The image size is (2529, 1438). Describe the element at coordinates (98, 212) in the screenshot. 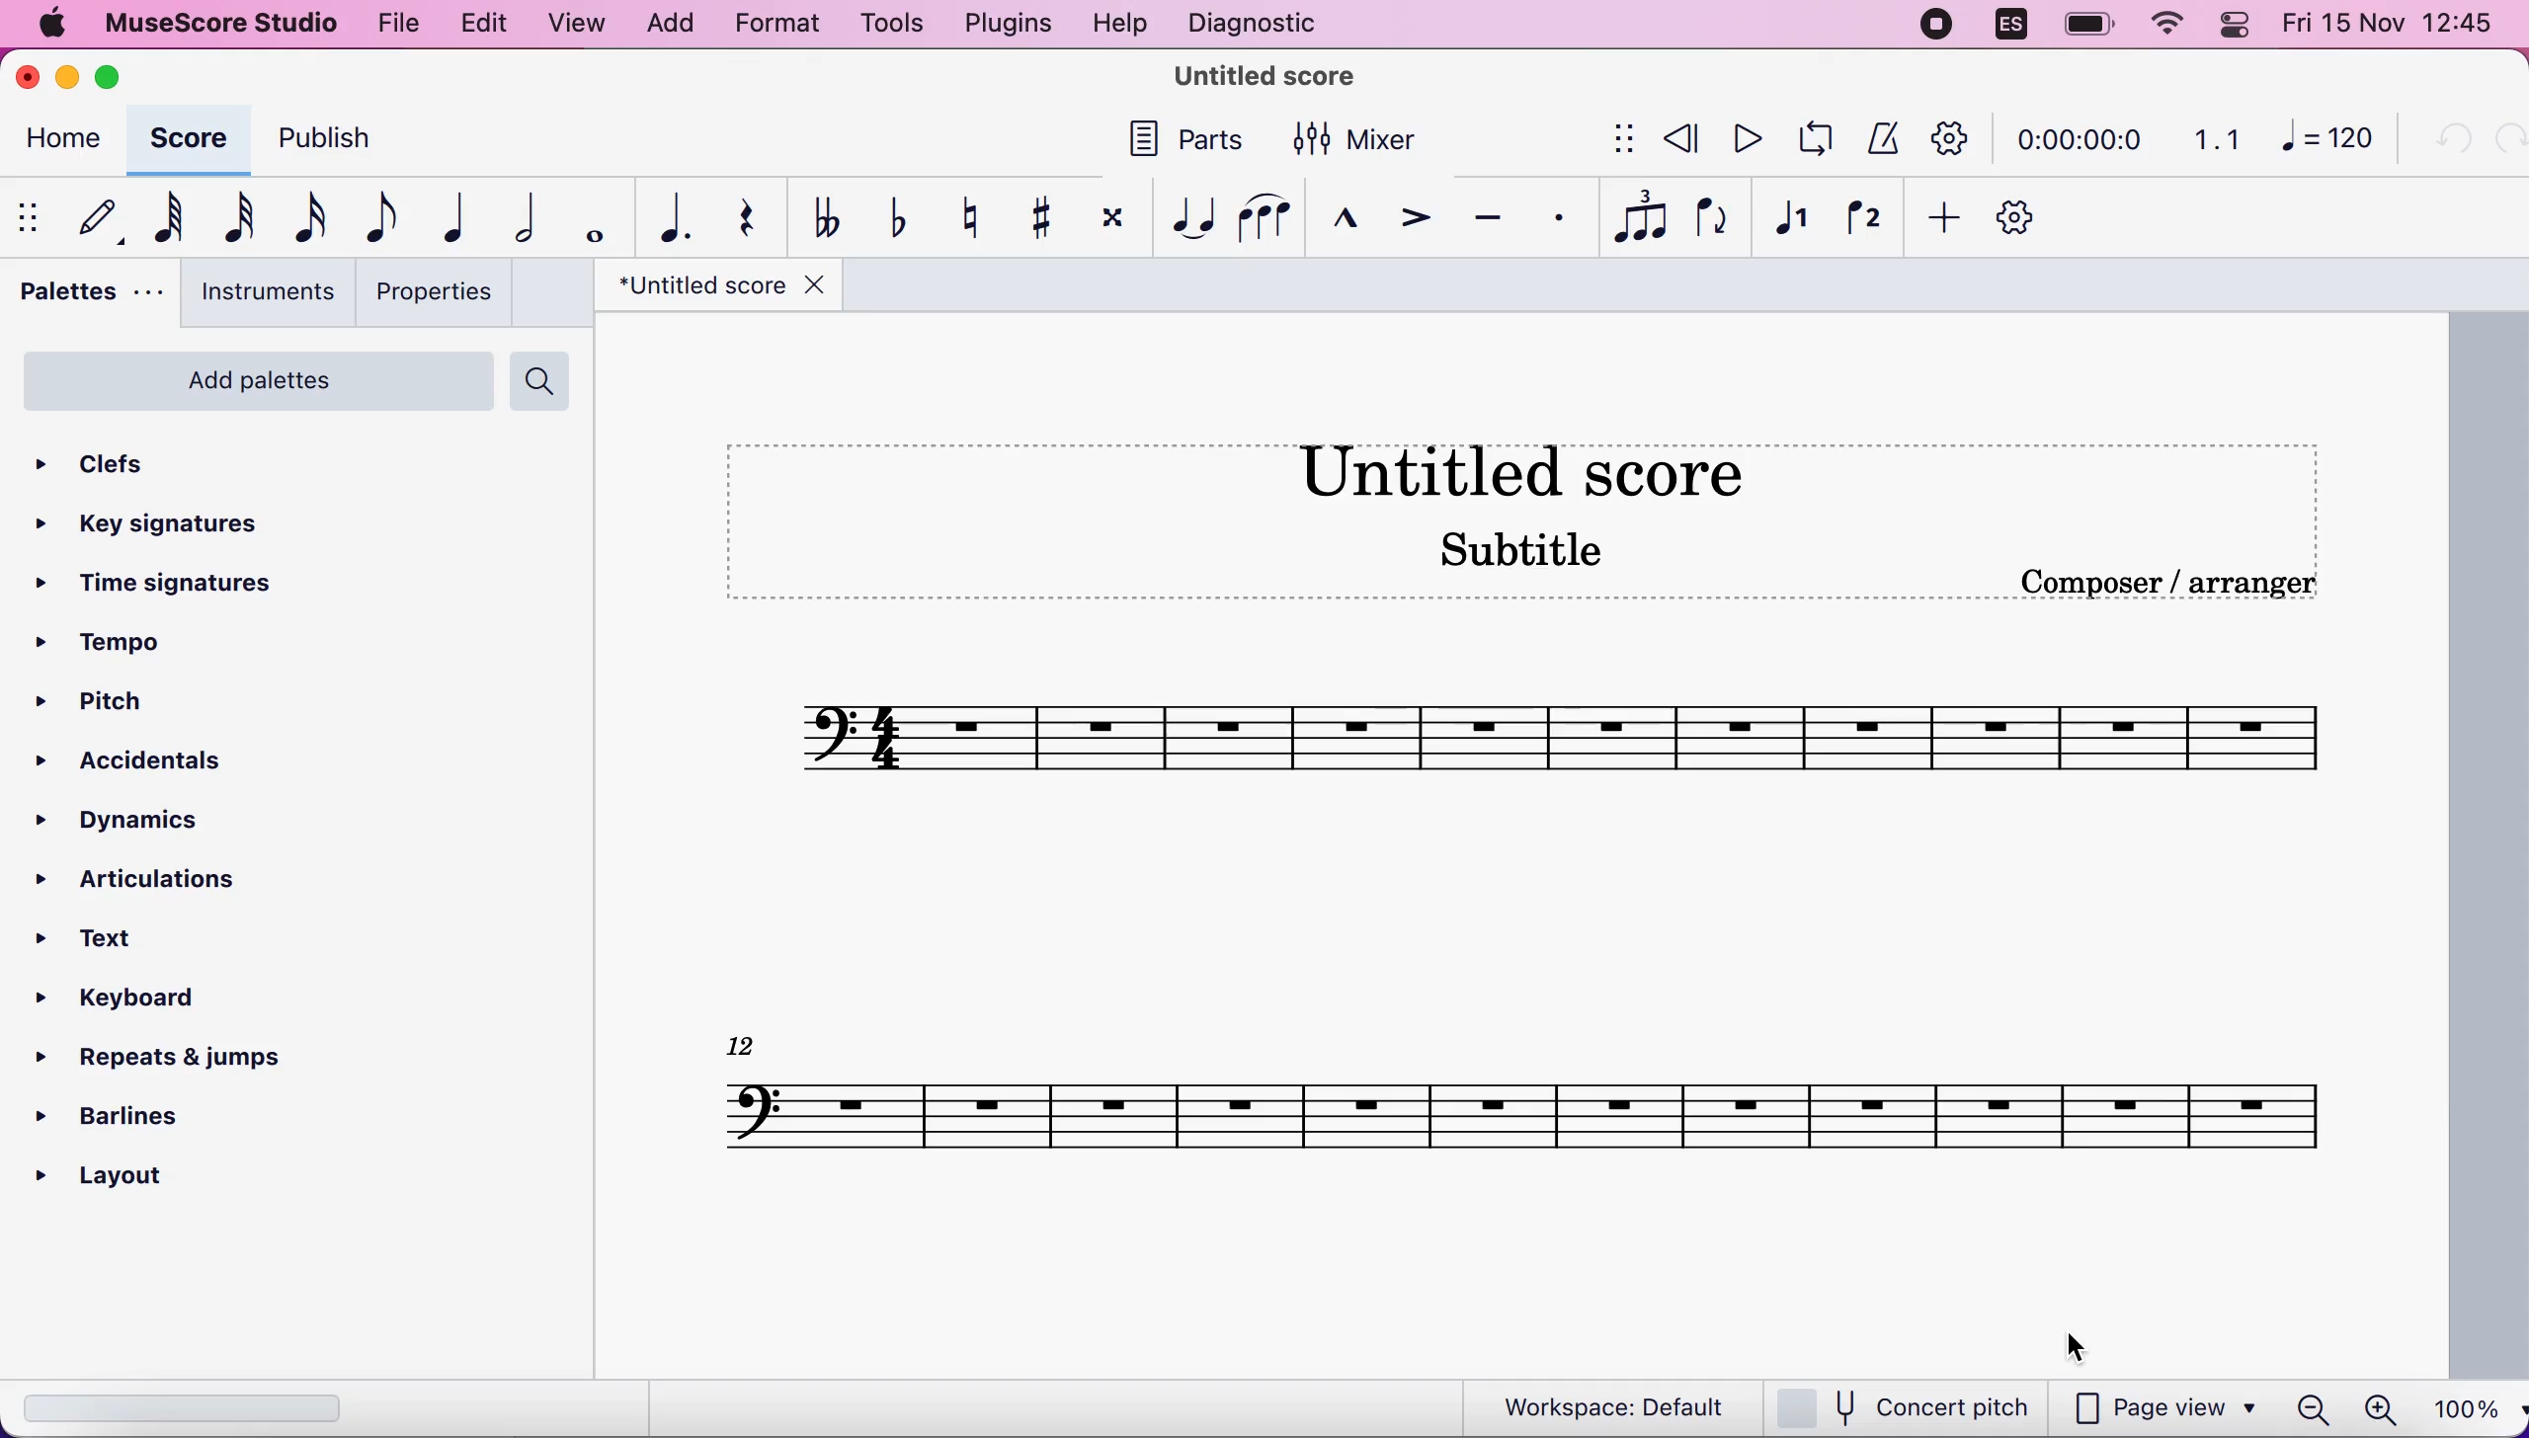

I see `default` at that location.